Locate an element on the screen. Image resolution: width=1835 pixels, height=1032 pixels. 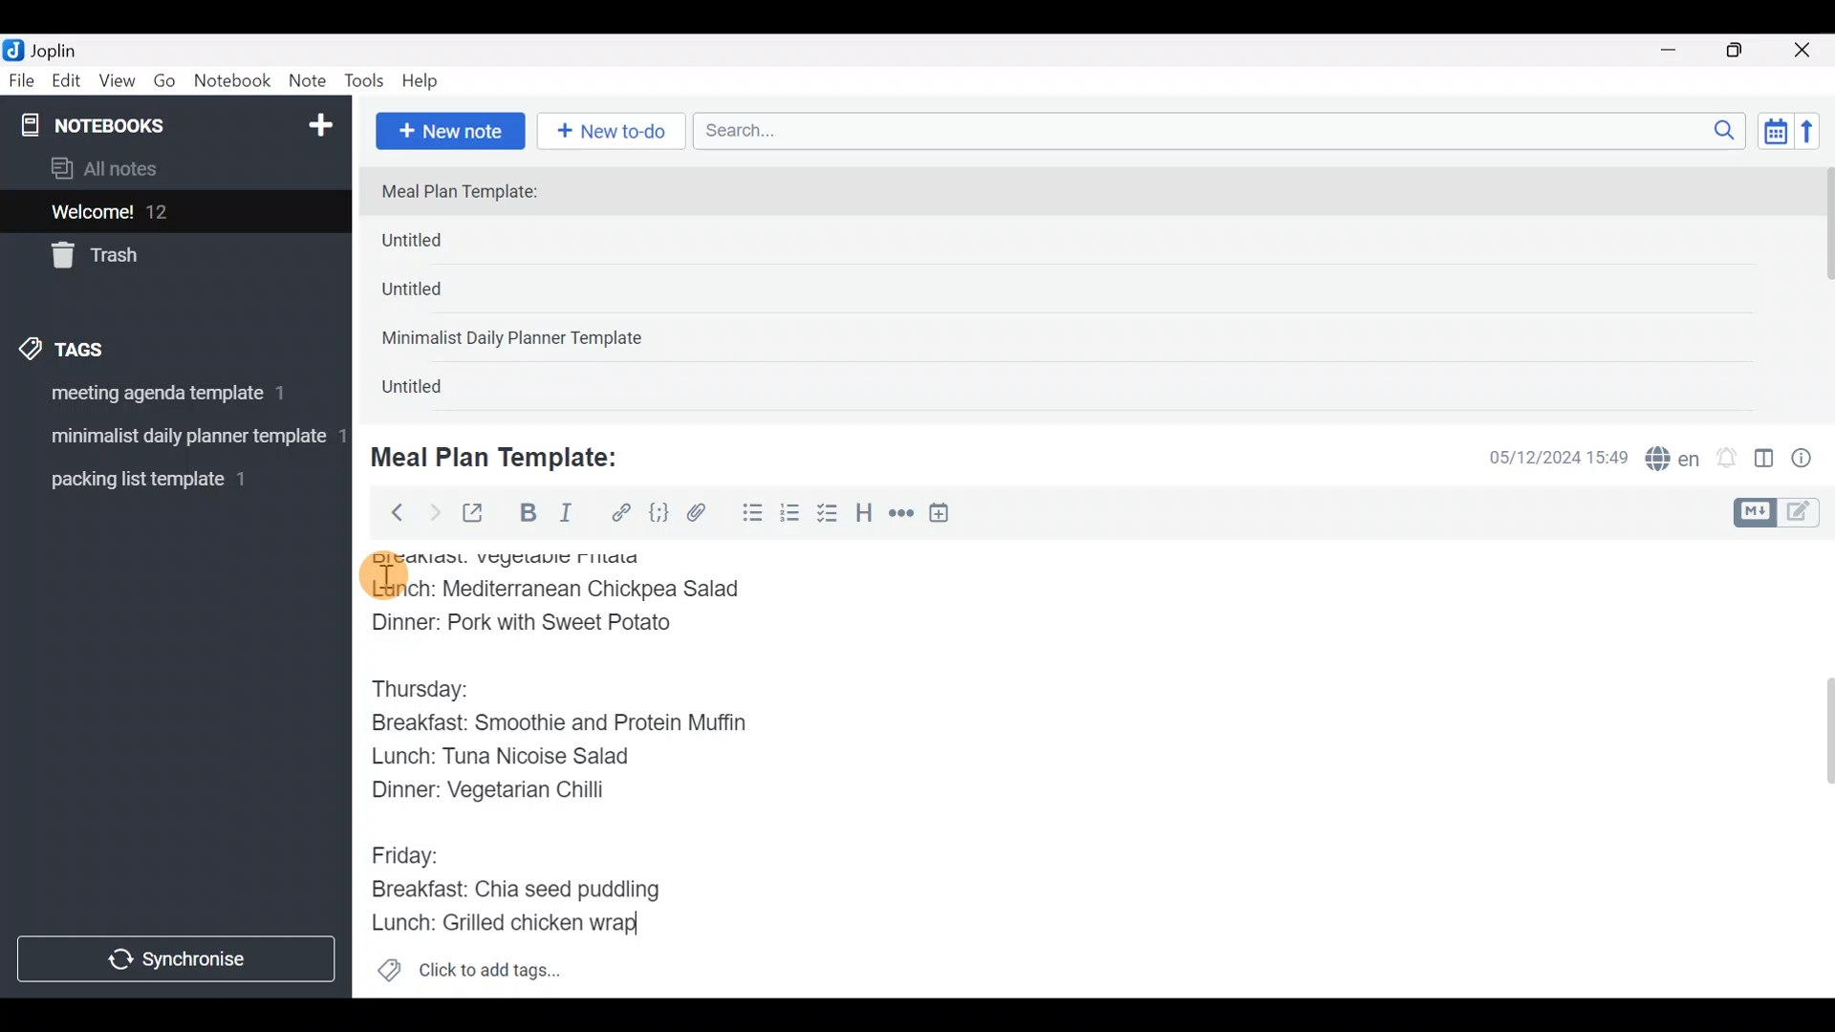
Reverse sort is located at coordinates (1817, 137).